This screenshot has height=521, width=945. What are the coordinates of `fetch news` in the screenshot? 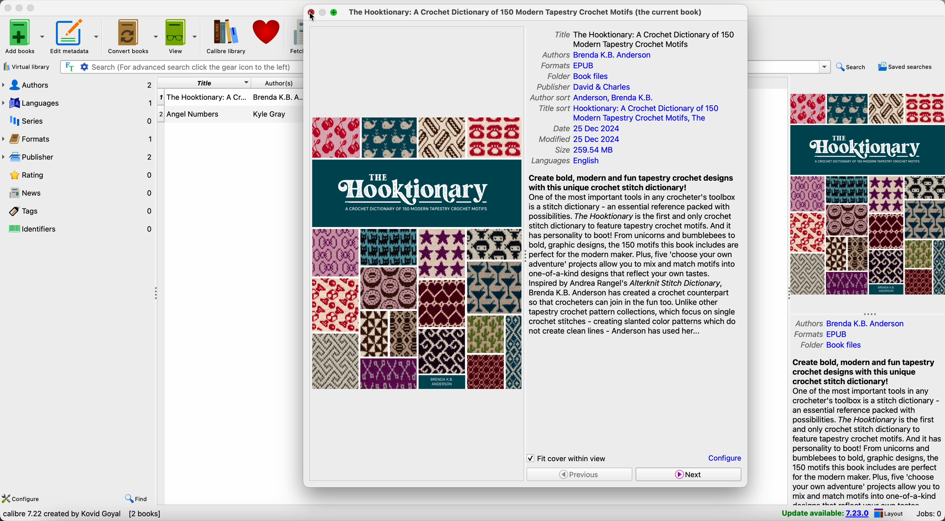 It's located at (295, 35).